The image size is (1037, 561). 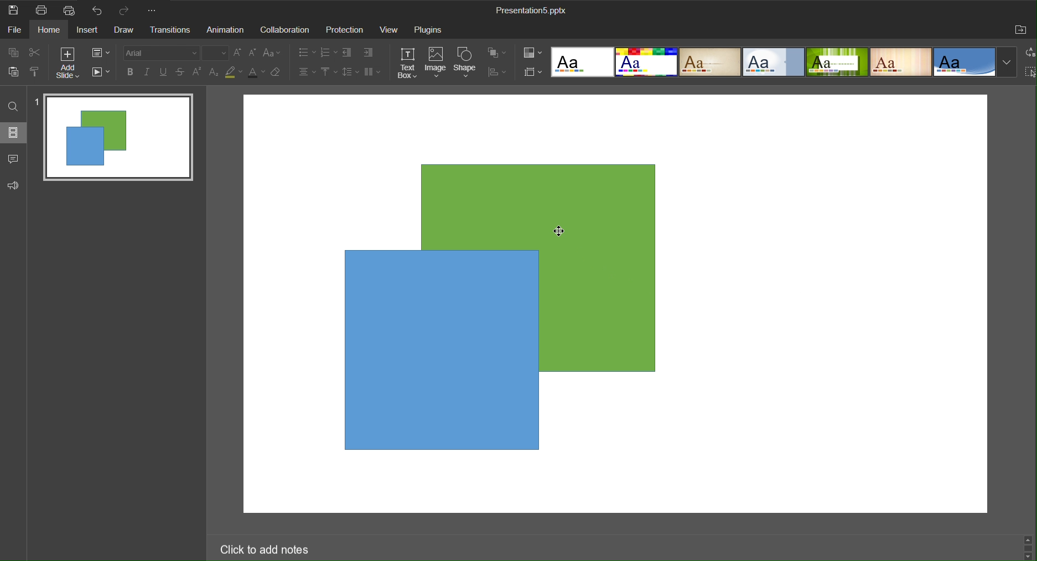 I want to click on Replace, so click(x=1030, y=53).